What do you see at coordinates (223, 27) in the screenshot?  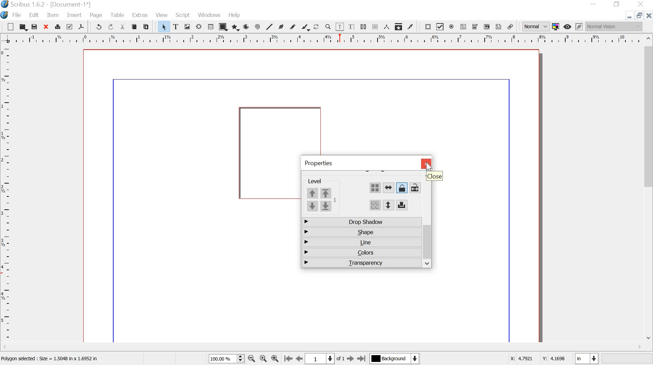 I see `shape` at bounding box center [223, 27].